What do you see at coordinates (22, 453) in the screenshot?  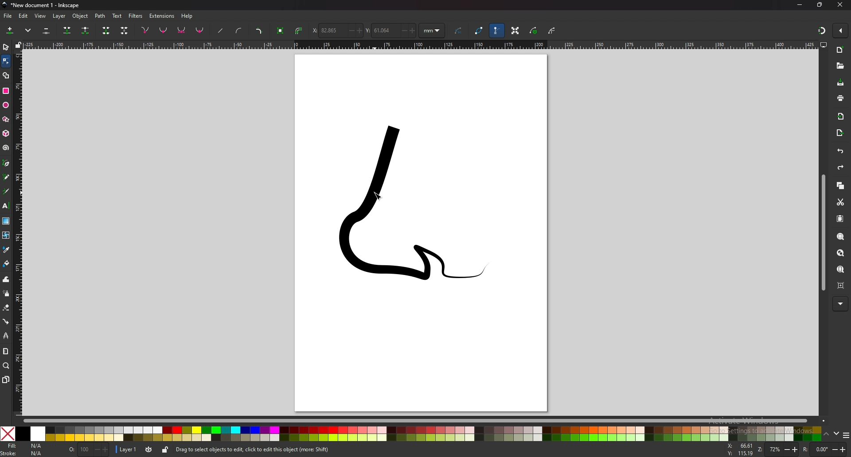 I see `stroke` at bounding box center [22, 453].